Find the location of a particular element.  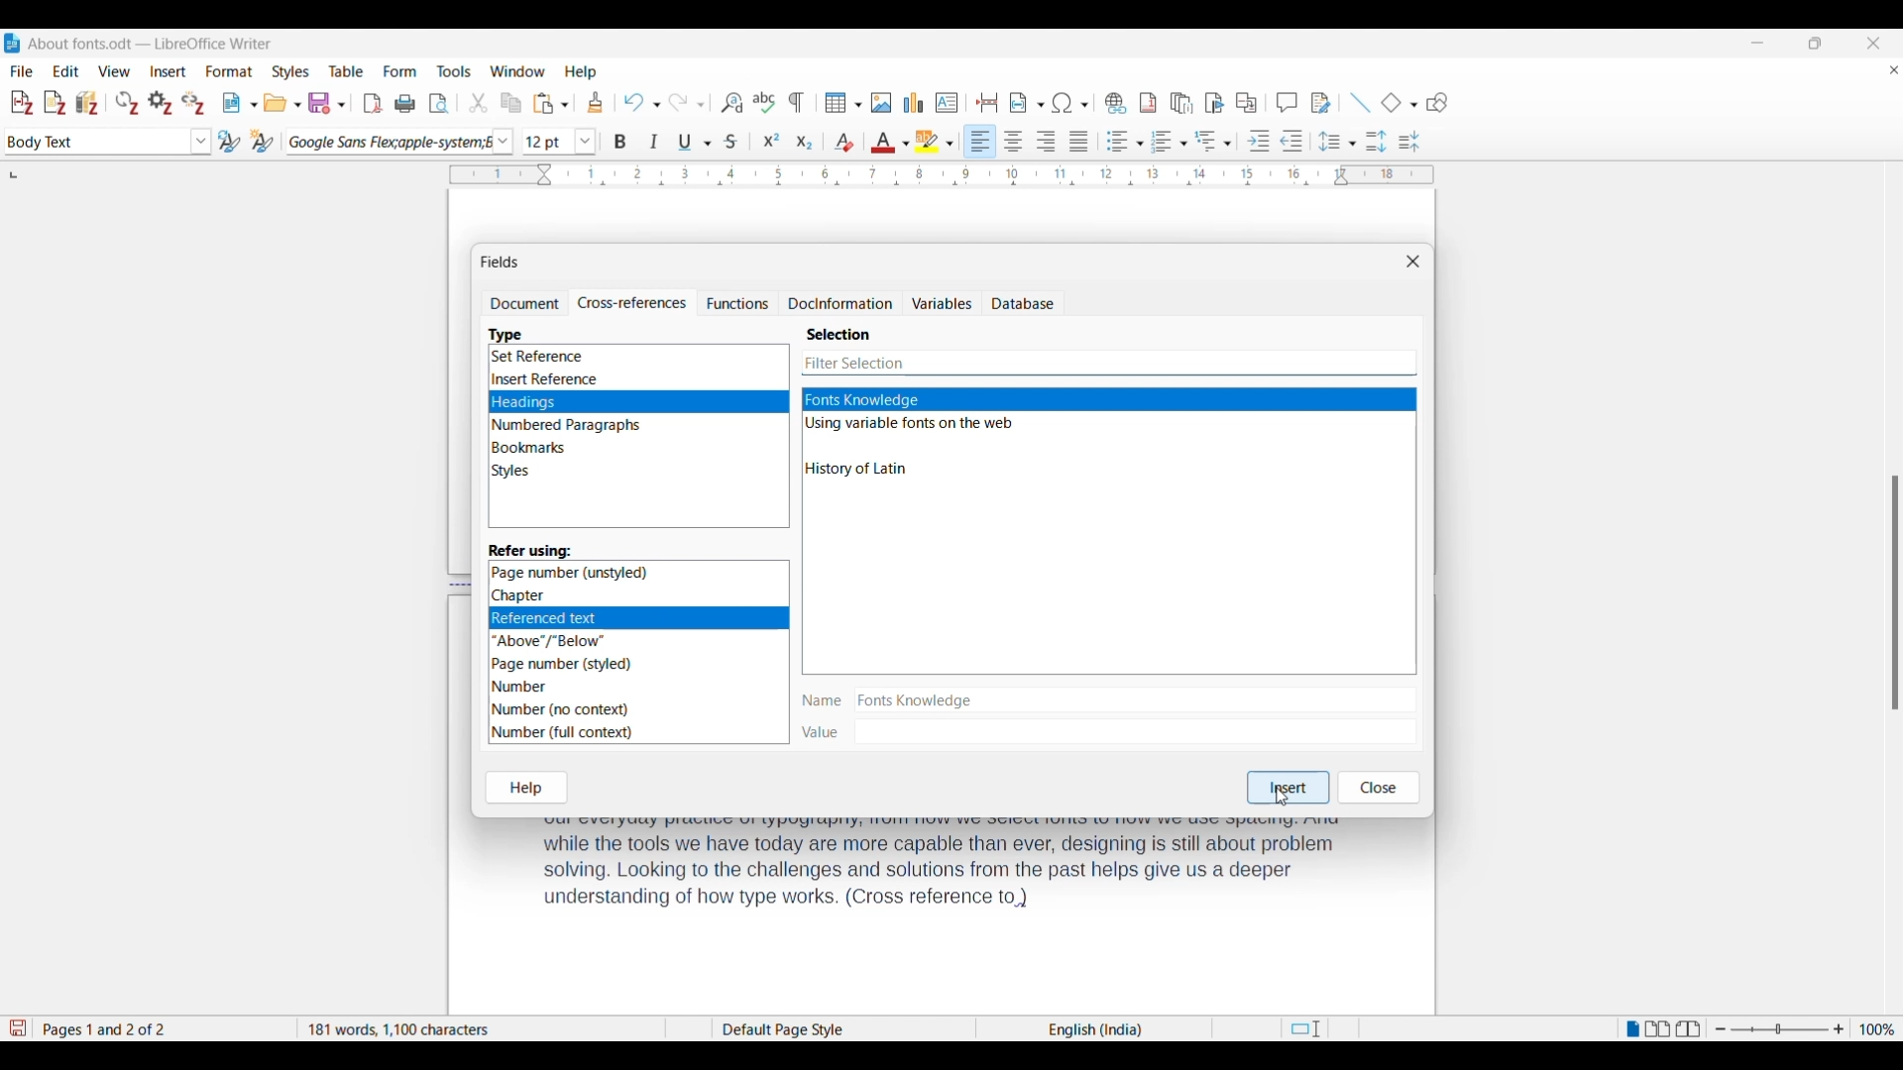

Update selected style is located at coordinates (229, 141).